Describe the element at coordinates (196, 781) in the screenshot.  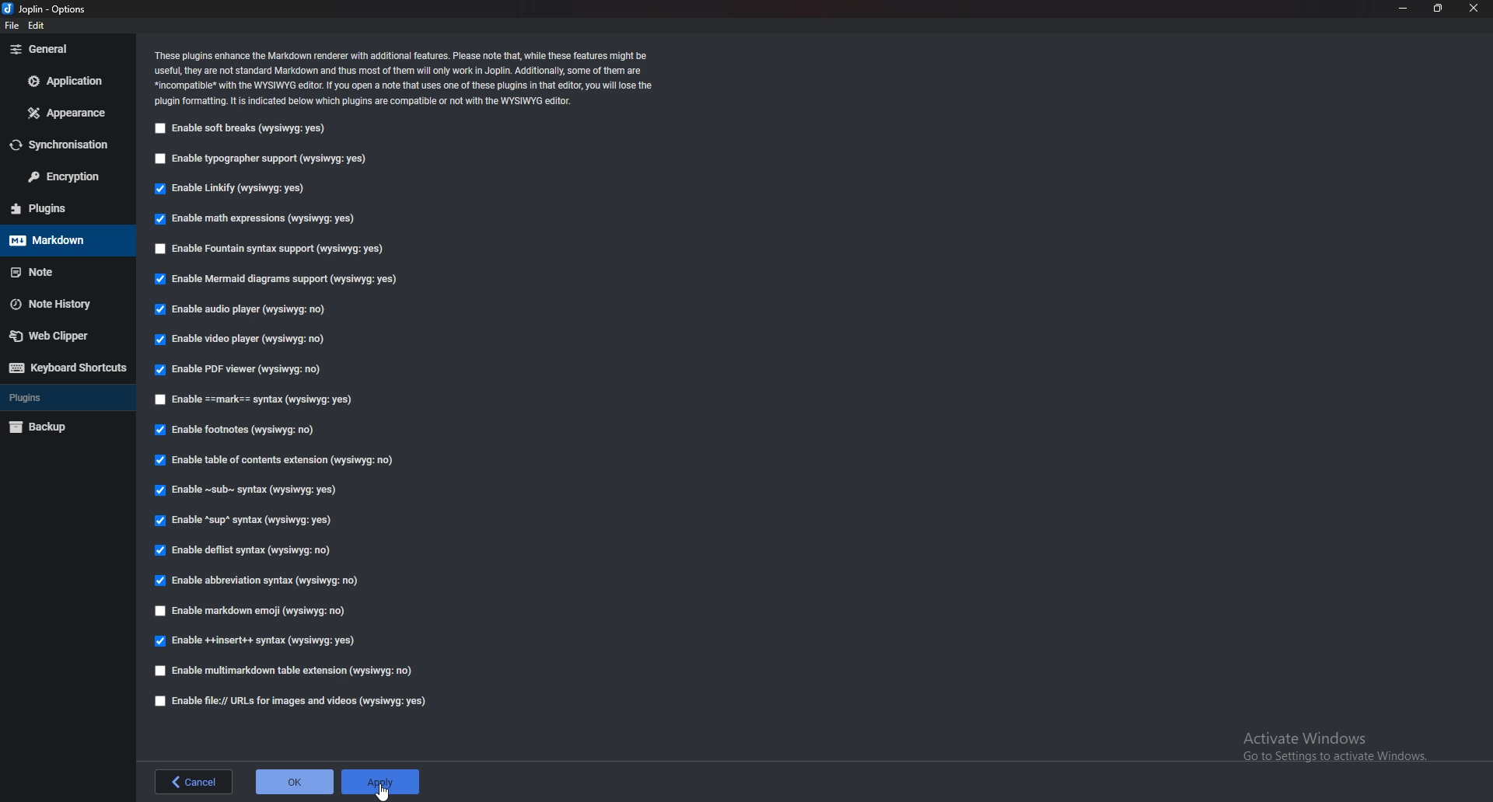
I see `back` at that location.